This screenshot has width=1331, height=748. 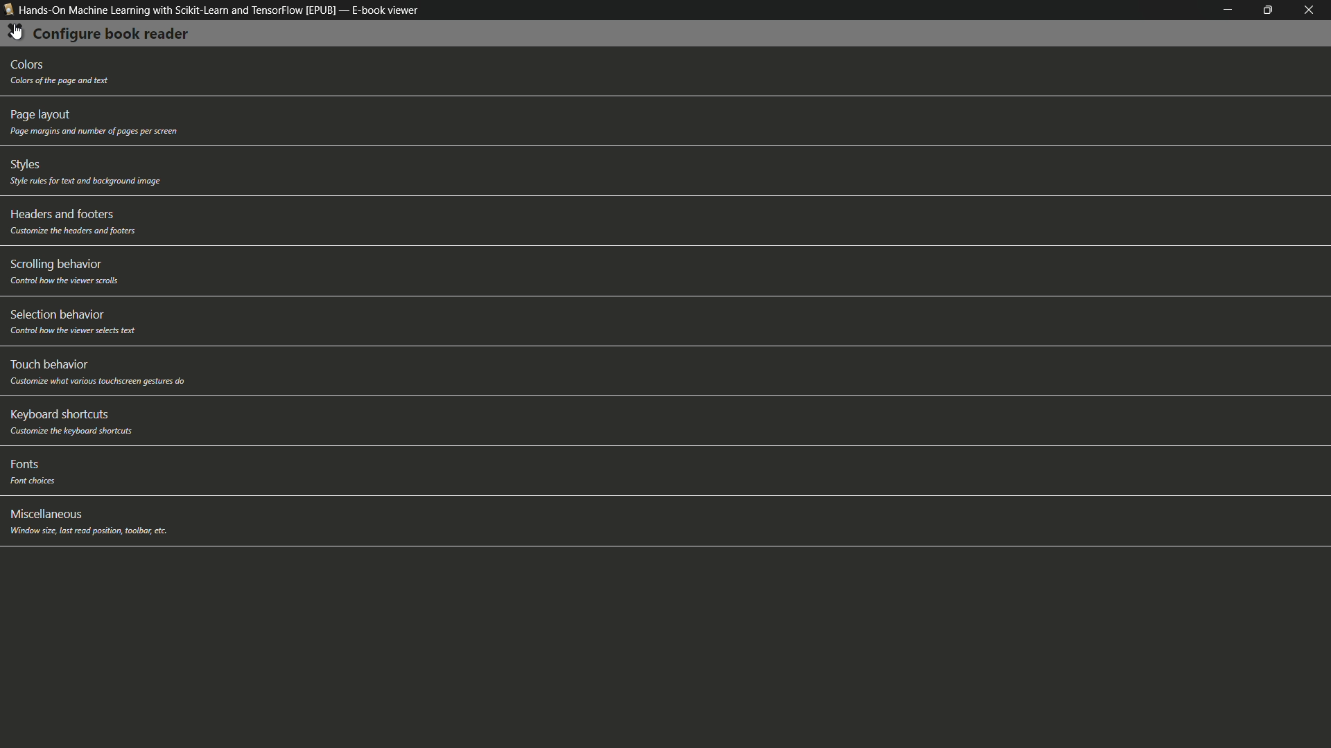 What do you see at coordinates (14, 33) in the screenshot?
I see `close` at bounding box center [14, 33].